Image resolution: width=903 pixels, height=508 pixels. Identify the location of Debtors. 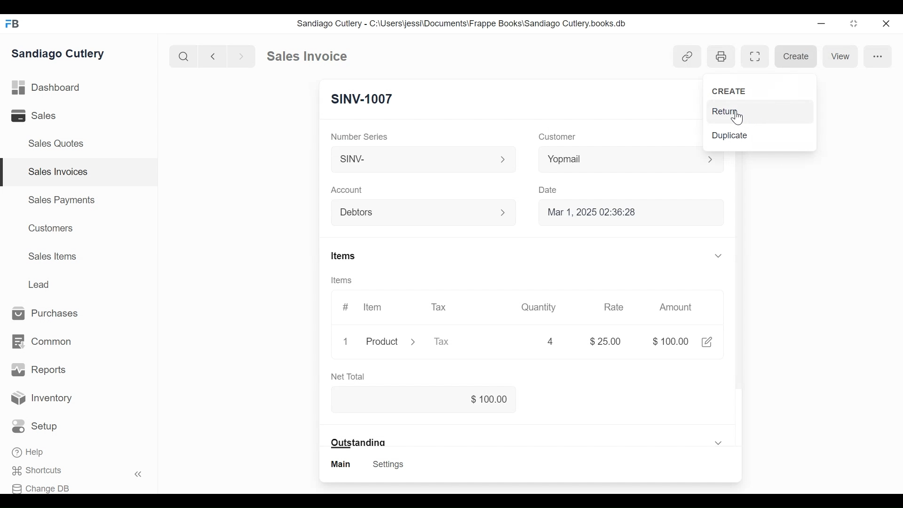
(418, 212).